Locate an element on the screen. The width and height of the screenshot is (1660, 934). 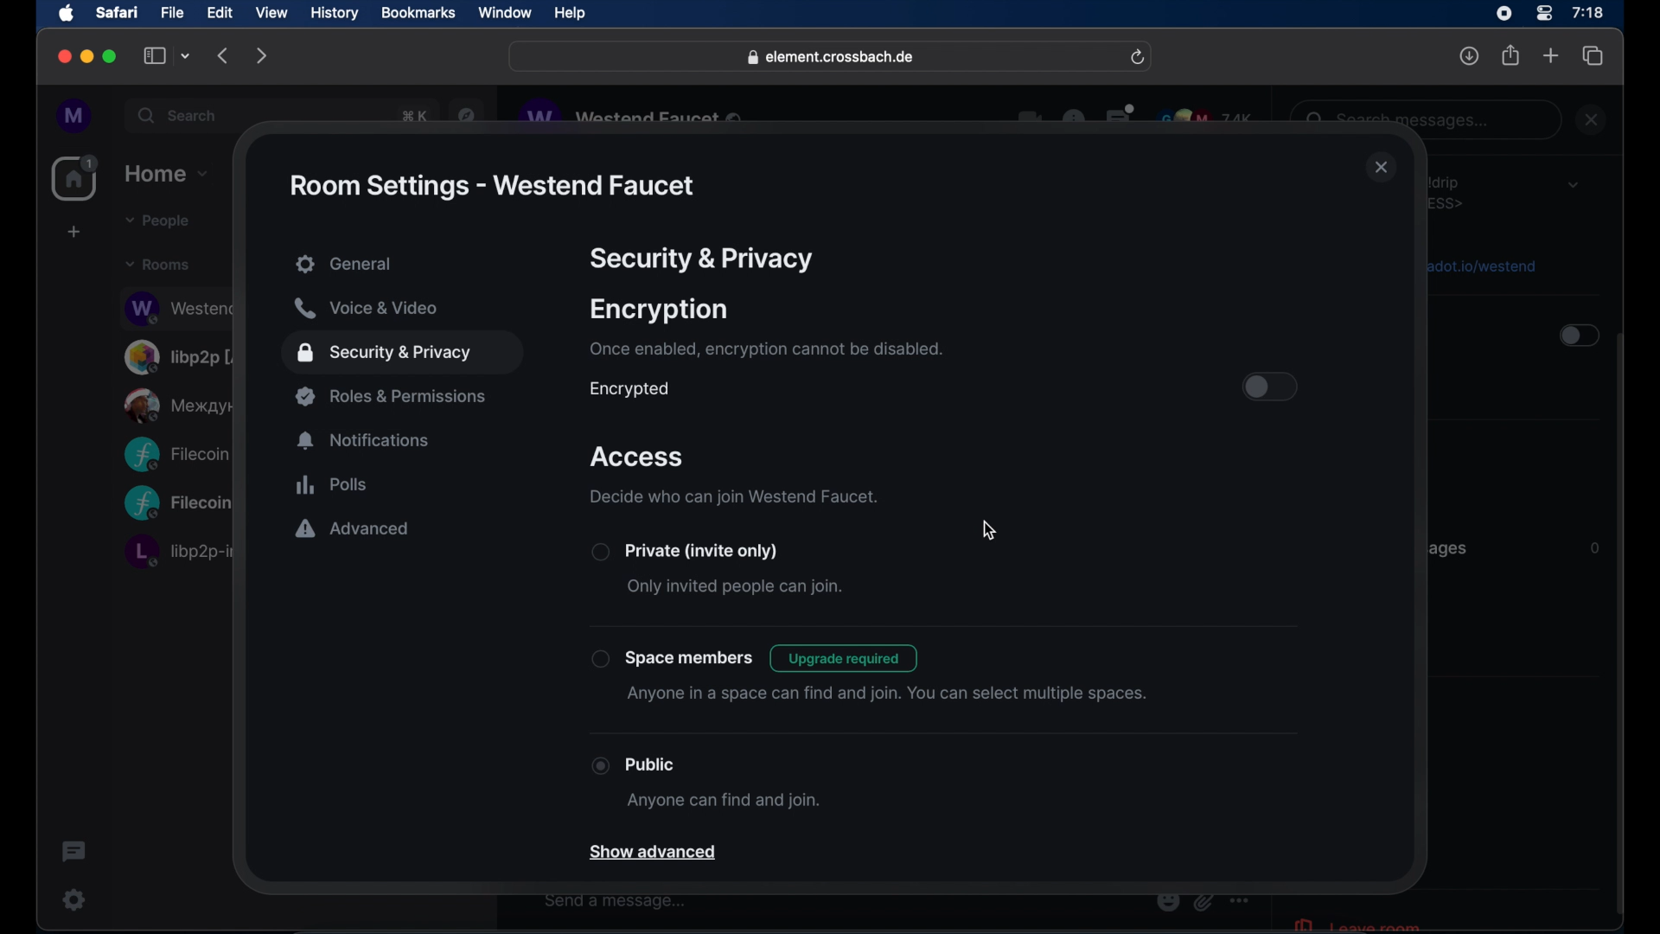
tab group picker is located at coordinates (186, 55).